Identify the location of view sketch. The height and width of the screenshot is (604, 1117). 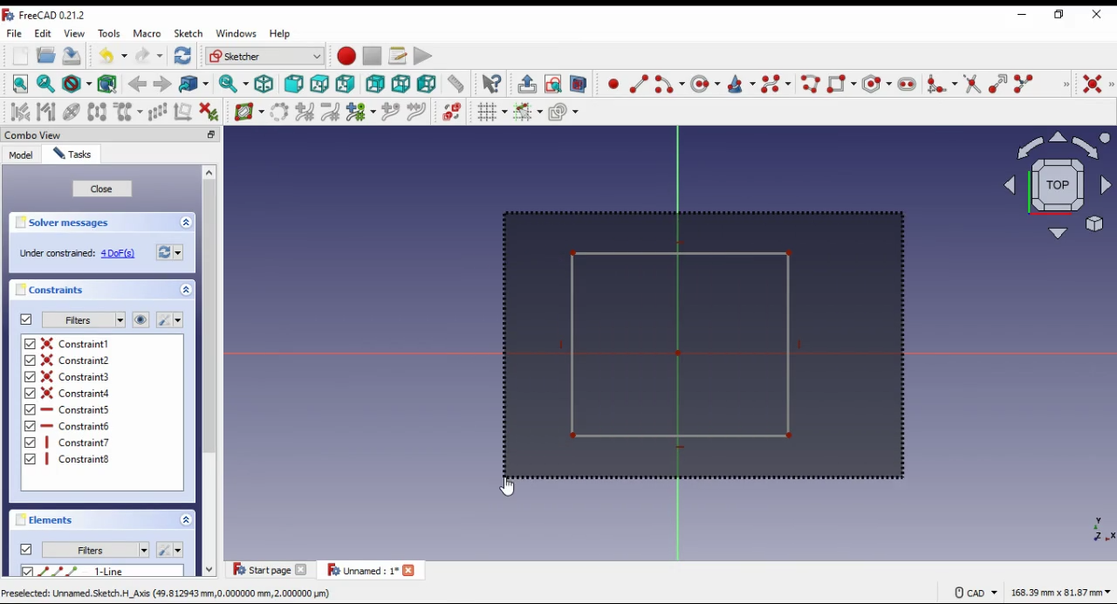
(552, 84).